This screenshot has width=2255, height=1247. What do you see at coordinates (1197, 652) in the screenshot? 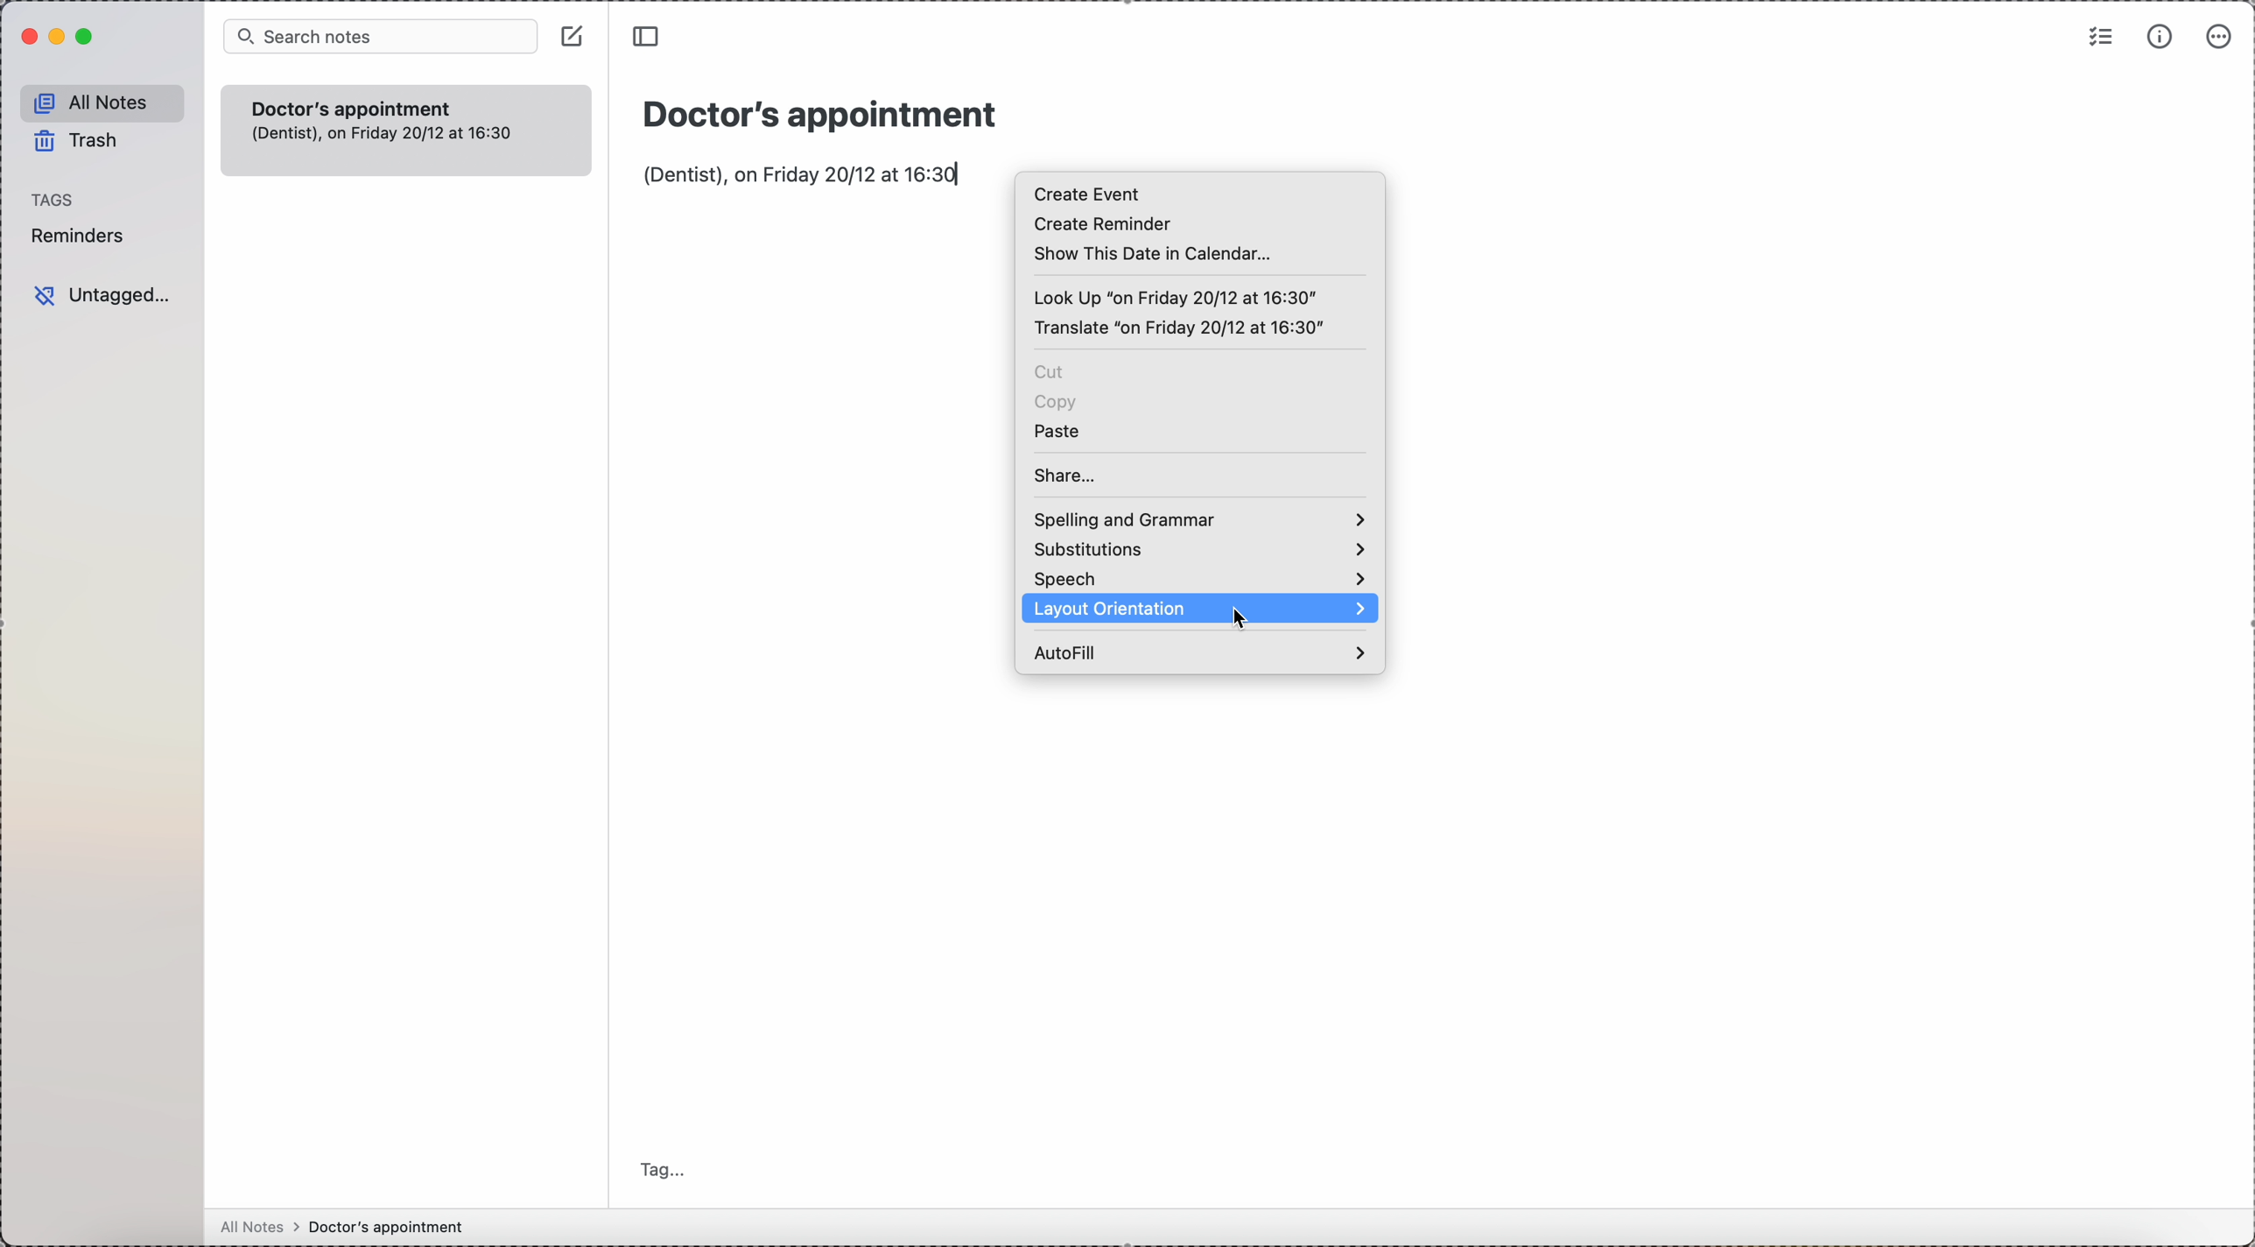
I see `autofill` at bounding box center [1197, 652].